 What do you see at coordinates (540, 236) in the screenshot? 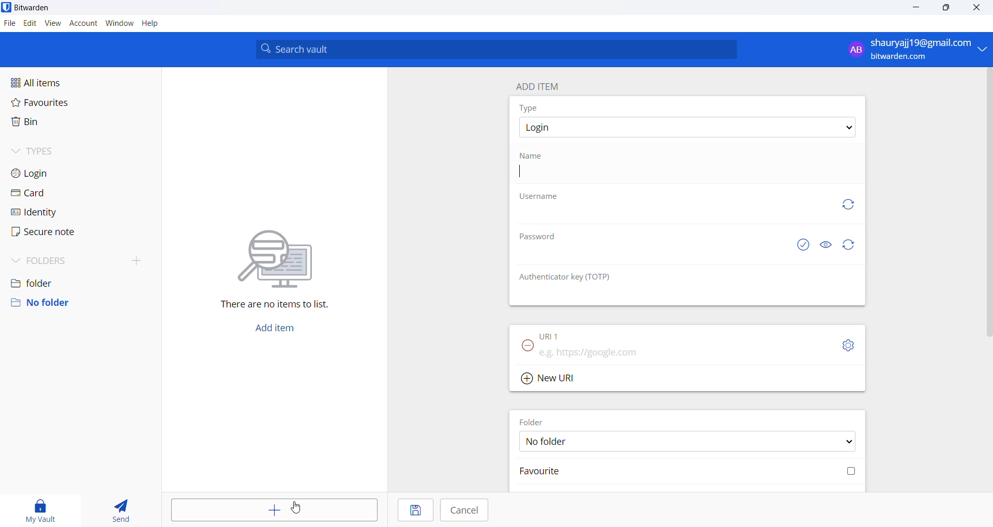
I see `password` at bounding box center [540, 236].